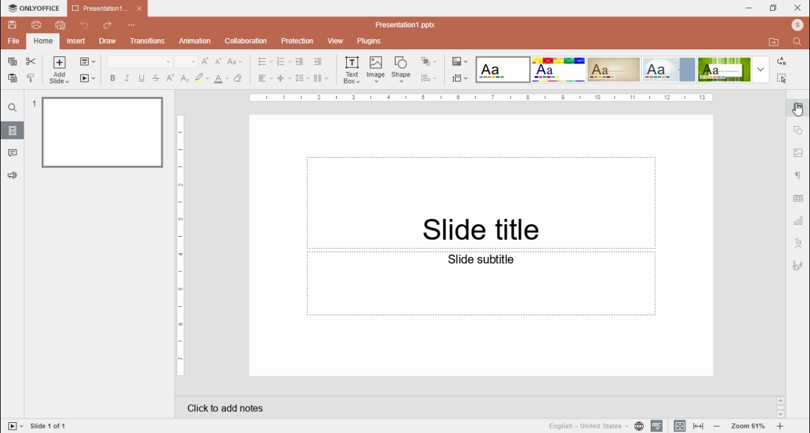  I want to click on open file location, so click(775, 43).